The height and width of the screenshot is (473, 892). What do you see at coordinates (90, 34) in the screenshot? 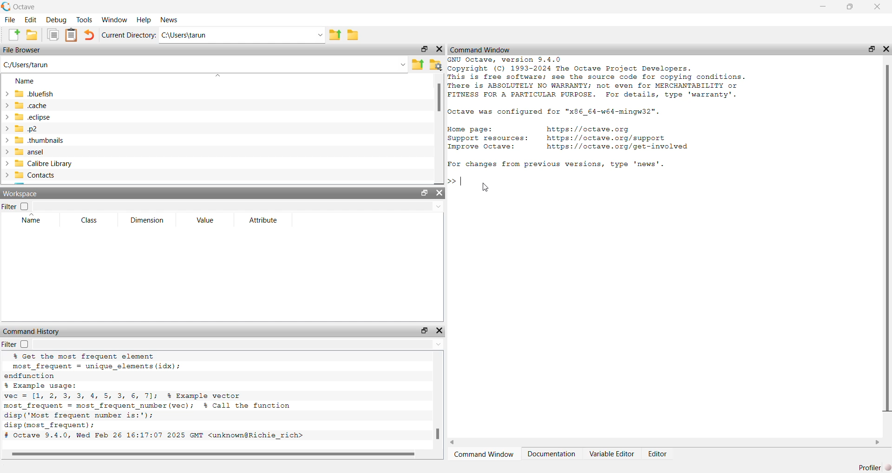
I see `Undo` at bounding box center [90, 34].